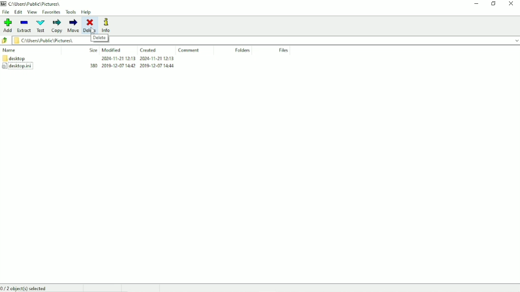 The width and height of the screenshot is (520, 292). I want to click on Modified, so click(112, 50).